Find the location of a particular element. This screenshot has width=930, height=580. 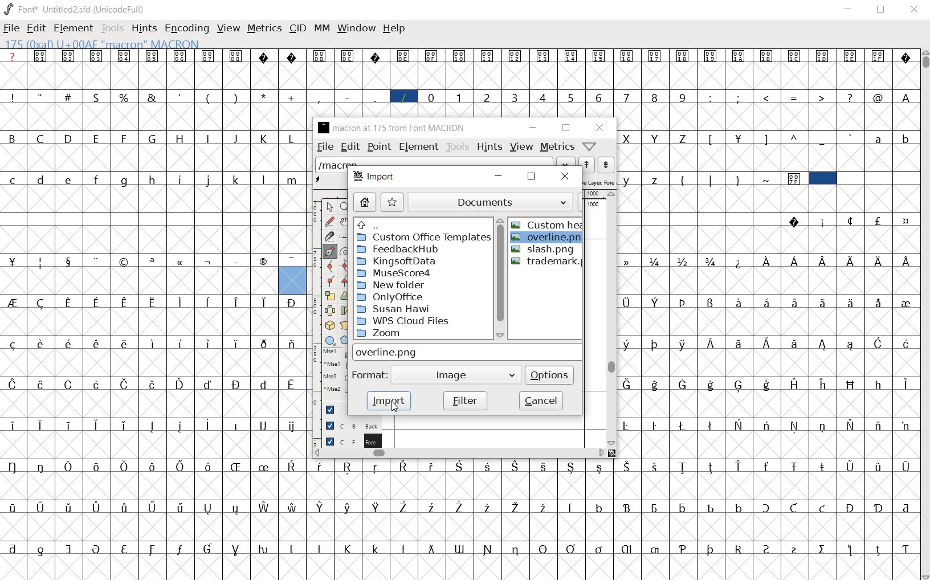

Symbol is located at coordinates (766, 260).